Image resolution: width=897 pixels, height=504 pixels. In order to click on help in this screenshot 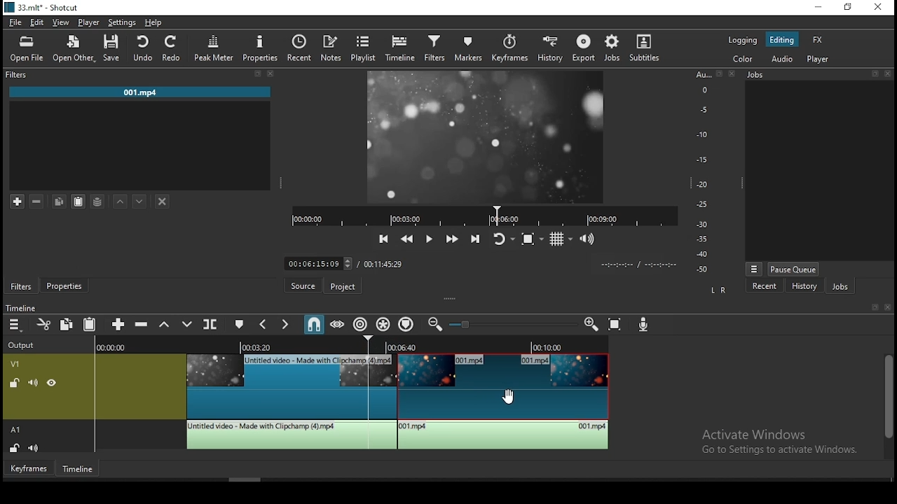, I will do `click(154, 22)`.